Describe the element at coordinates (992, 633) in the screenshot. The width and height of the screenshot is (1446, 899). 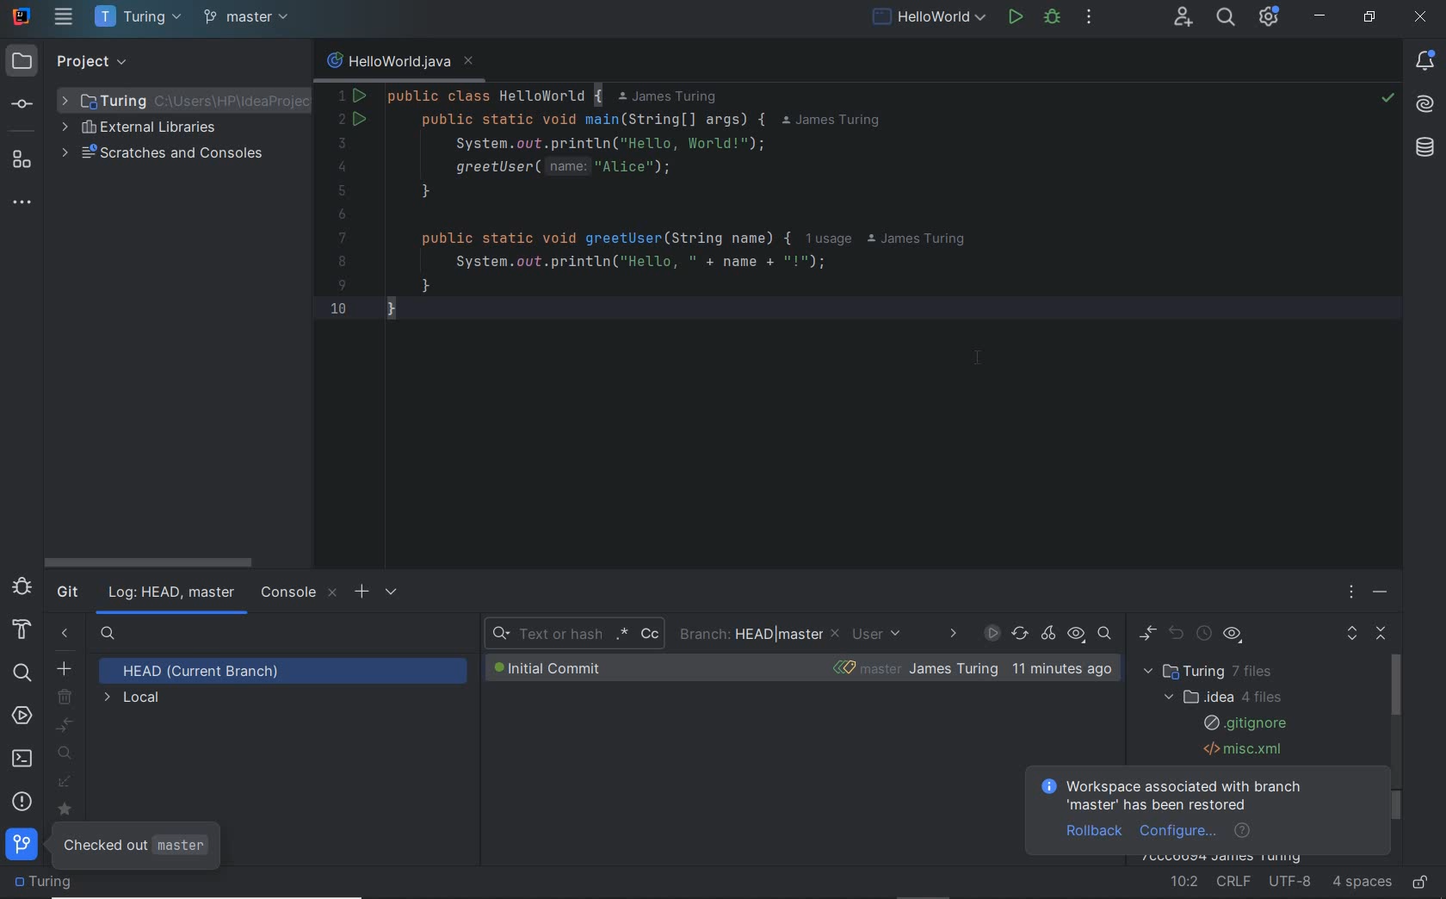
I see `ENABLE GIT LOG INDEXING` at that location.